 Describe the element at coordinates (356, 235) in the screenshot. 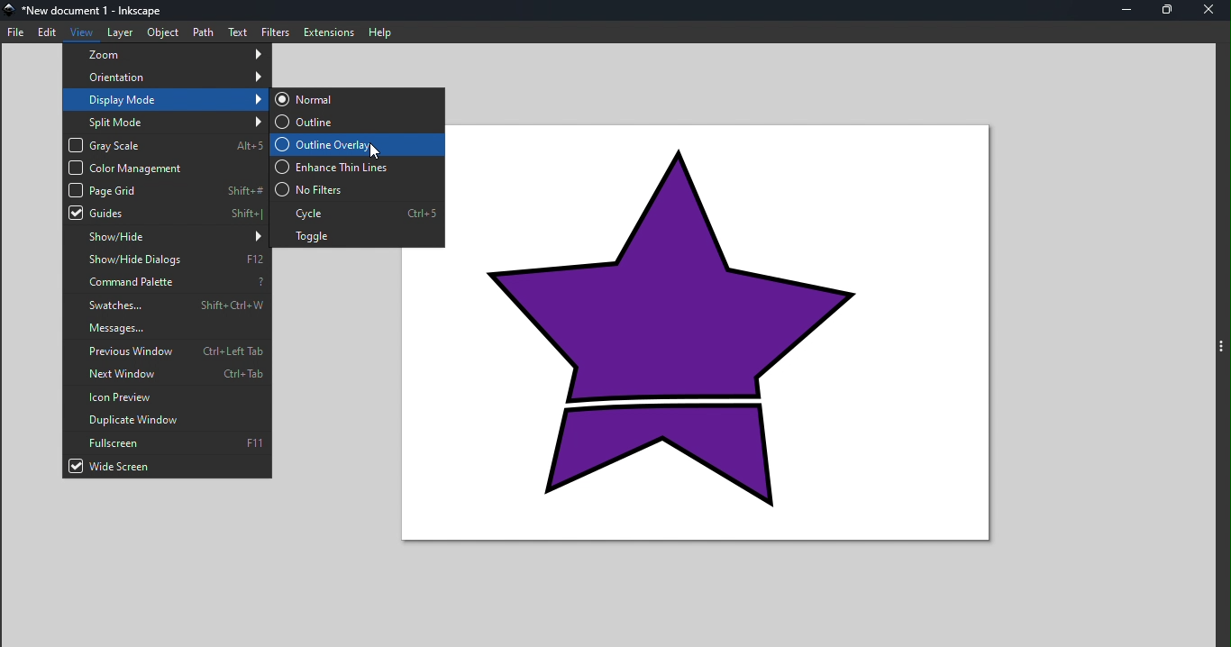

I see `Toggle` at that location.